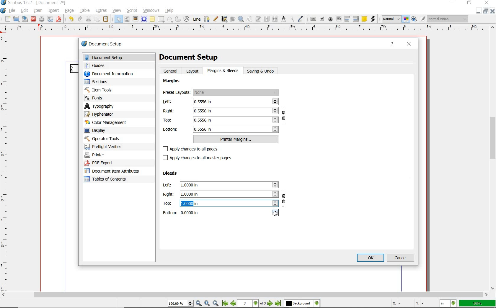  Describe the element at coordinates (171, 173) in the screenshot. I see `Bleeds` at that location.